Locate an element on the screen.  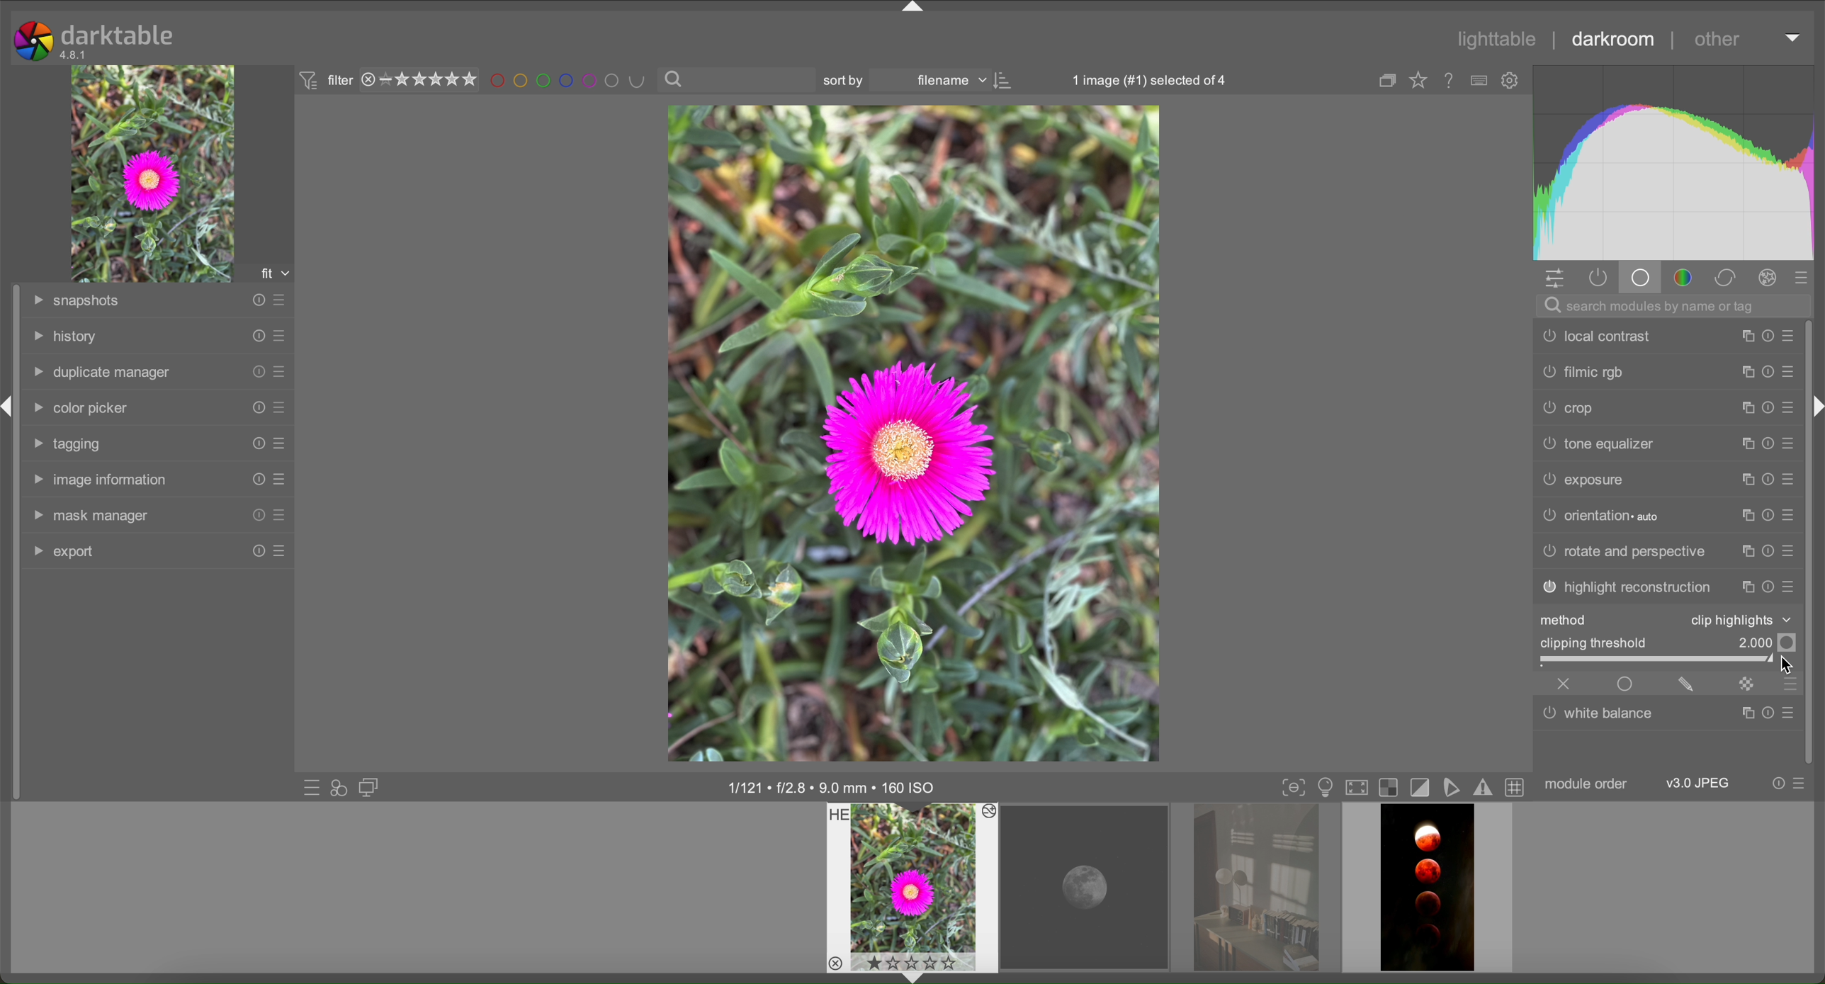
other is located at coordinates (1717, 43).